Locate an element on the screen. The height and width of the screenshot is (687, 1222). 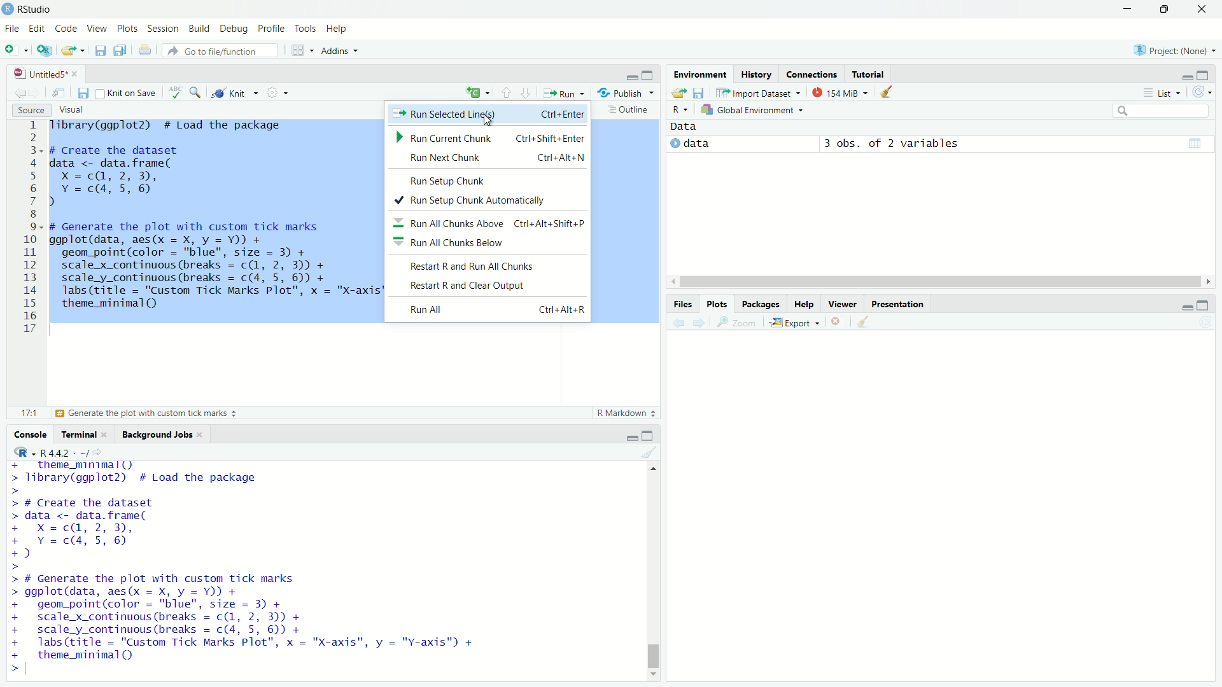
prompt cursor is located at coordinates (16, 568).